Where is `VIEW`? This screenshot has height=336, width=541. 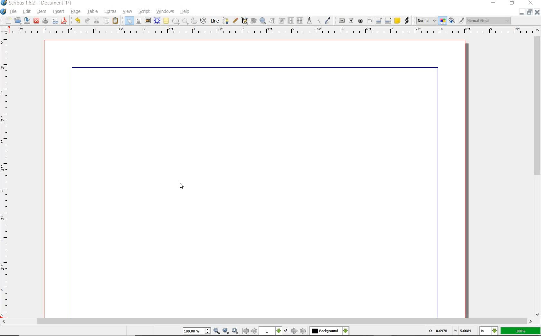
VIEW is located at coordinates (128, 11).